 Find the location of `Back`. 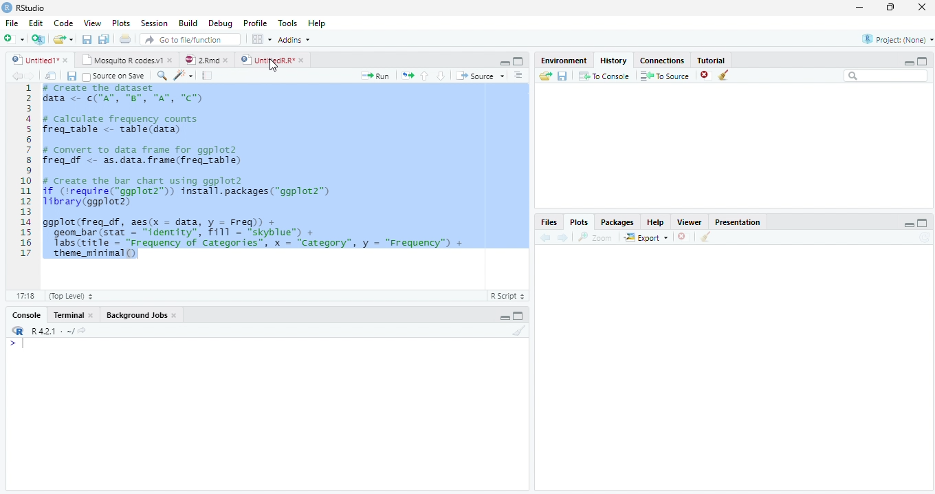

Back is located at coordinates (547, 237).